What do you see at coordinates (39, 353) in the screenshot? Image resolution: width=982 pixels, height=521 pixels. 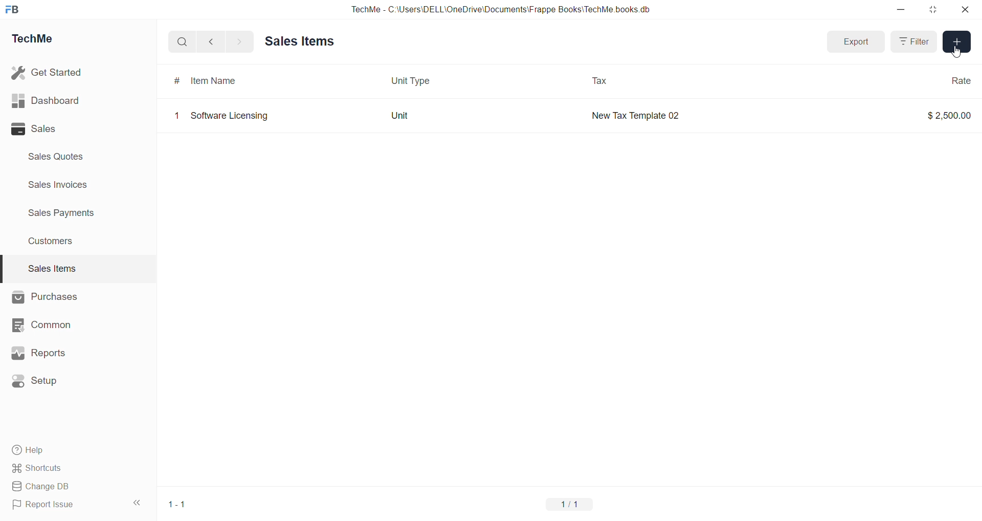 I see `Reports` at bounding box center [39, 353].